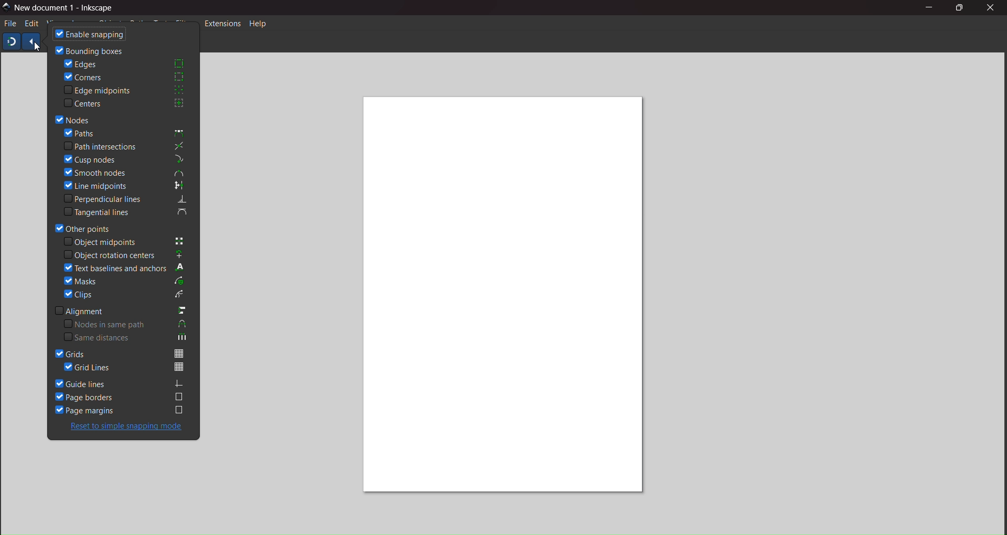 The image size is (1007, 535). What do you see at coordinates (131, 427) in the screenshot?
I see `Reset to simple mode` at bounding box center [131, 427].